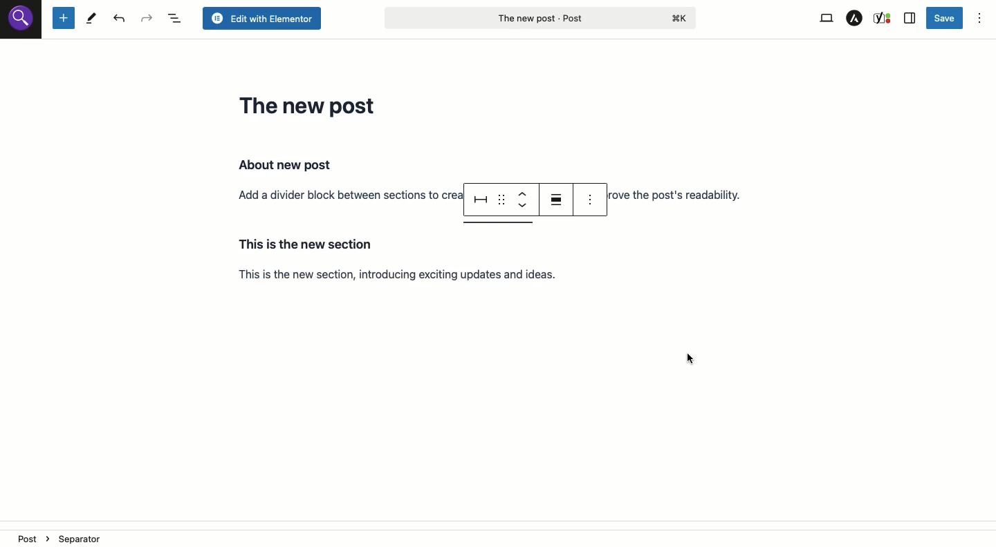 Image resolution: width=996 pixels, height=547 pixels. What do you see at coordinates (946, 17) in the screenshot?
I see `Save` at bounding box center [946, 17].